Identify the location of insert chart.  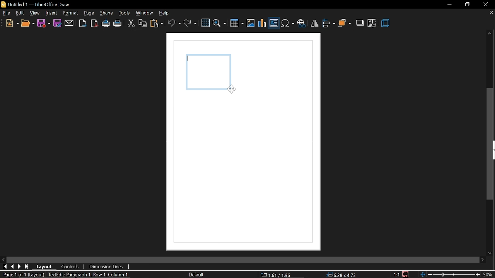
(263, 23).